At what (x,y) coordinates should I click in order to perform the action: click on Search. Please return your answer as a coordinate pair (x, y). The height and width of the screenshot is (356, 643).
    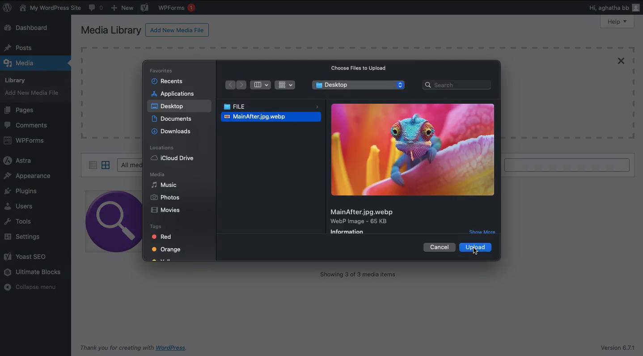
    Looking at the image, I should click on (457, 85).